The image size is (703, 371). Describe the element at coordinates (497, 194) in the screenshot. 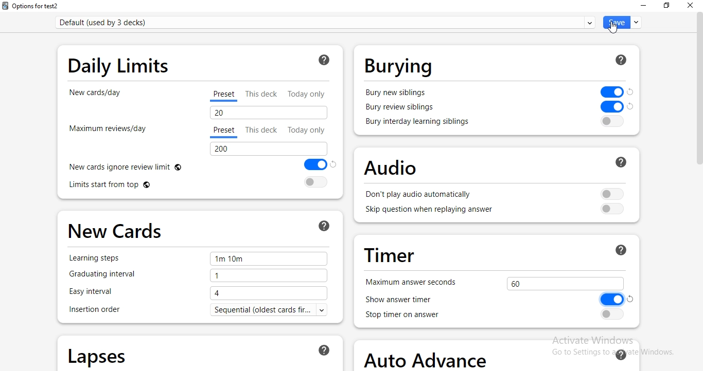

I see `don't play audio automatically` at that location.